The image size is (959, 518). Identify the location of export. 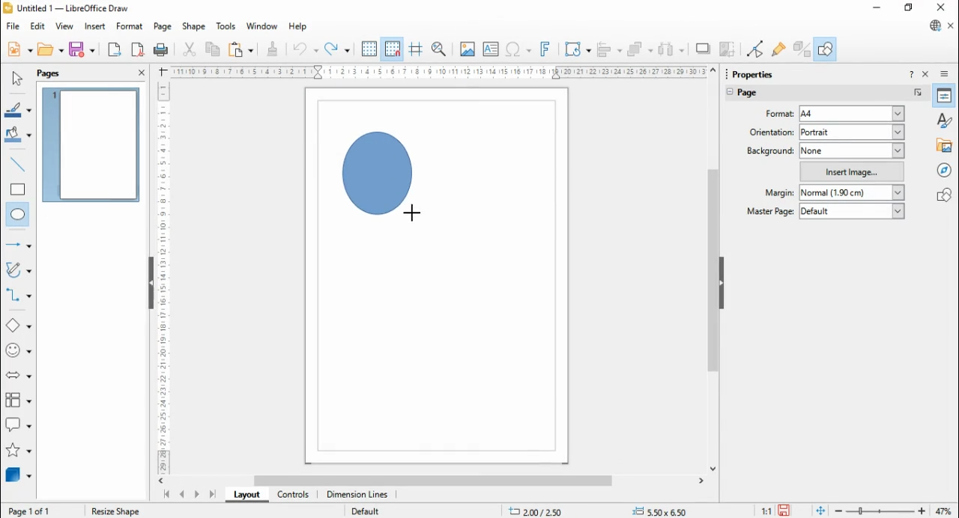
(114, 49).